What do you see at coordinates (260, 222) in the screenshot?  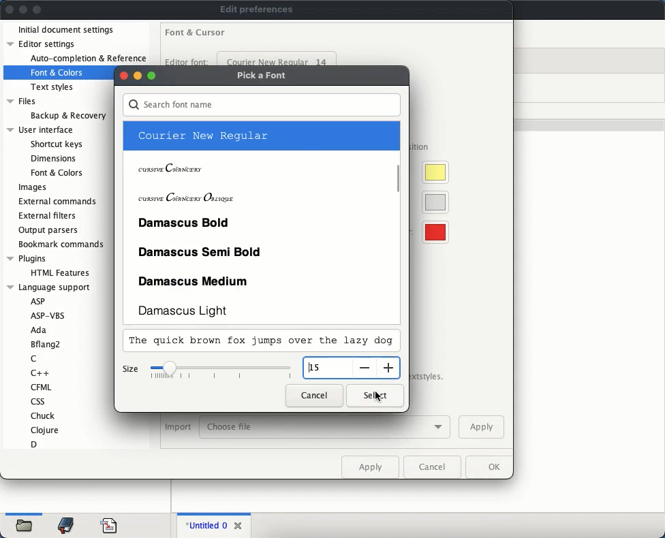 I see `damascus bold` at bounding box center [260, 222].